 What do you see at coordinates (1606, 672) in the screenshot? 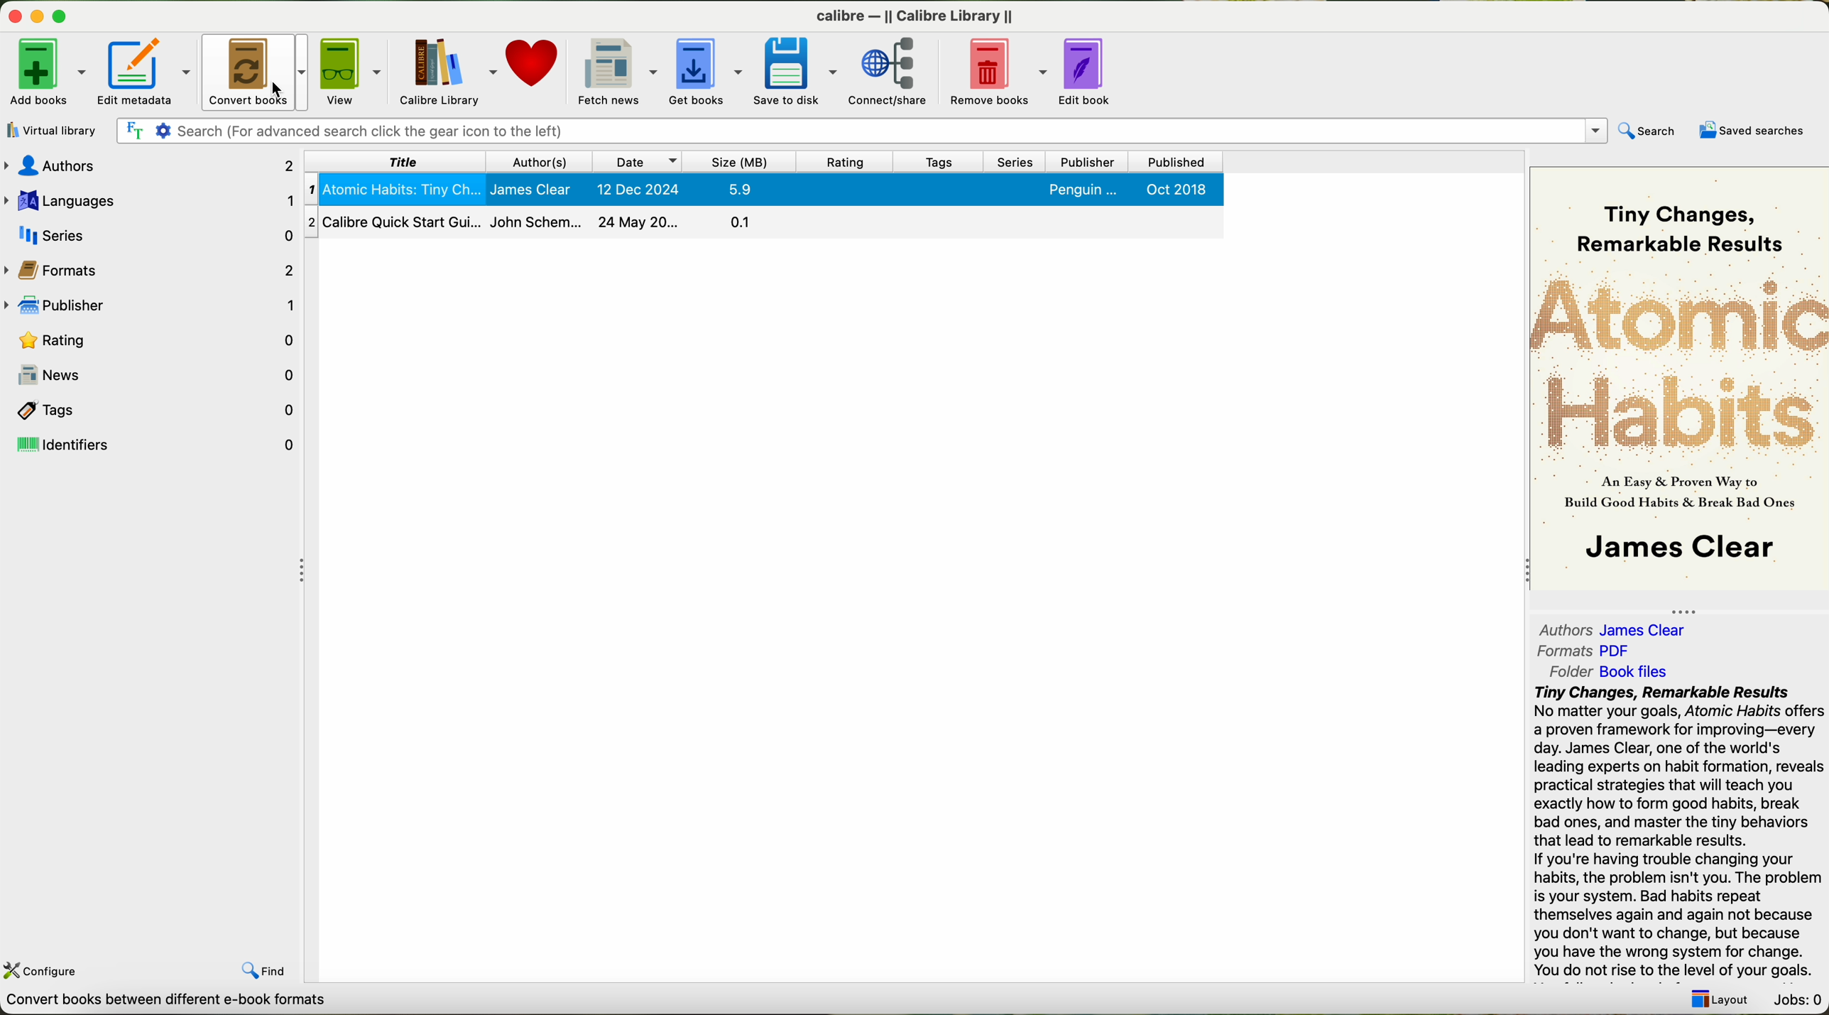
I see `folder` at bounding box center [1606, 672].